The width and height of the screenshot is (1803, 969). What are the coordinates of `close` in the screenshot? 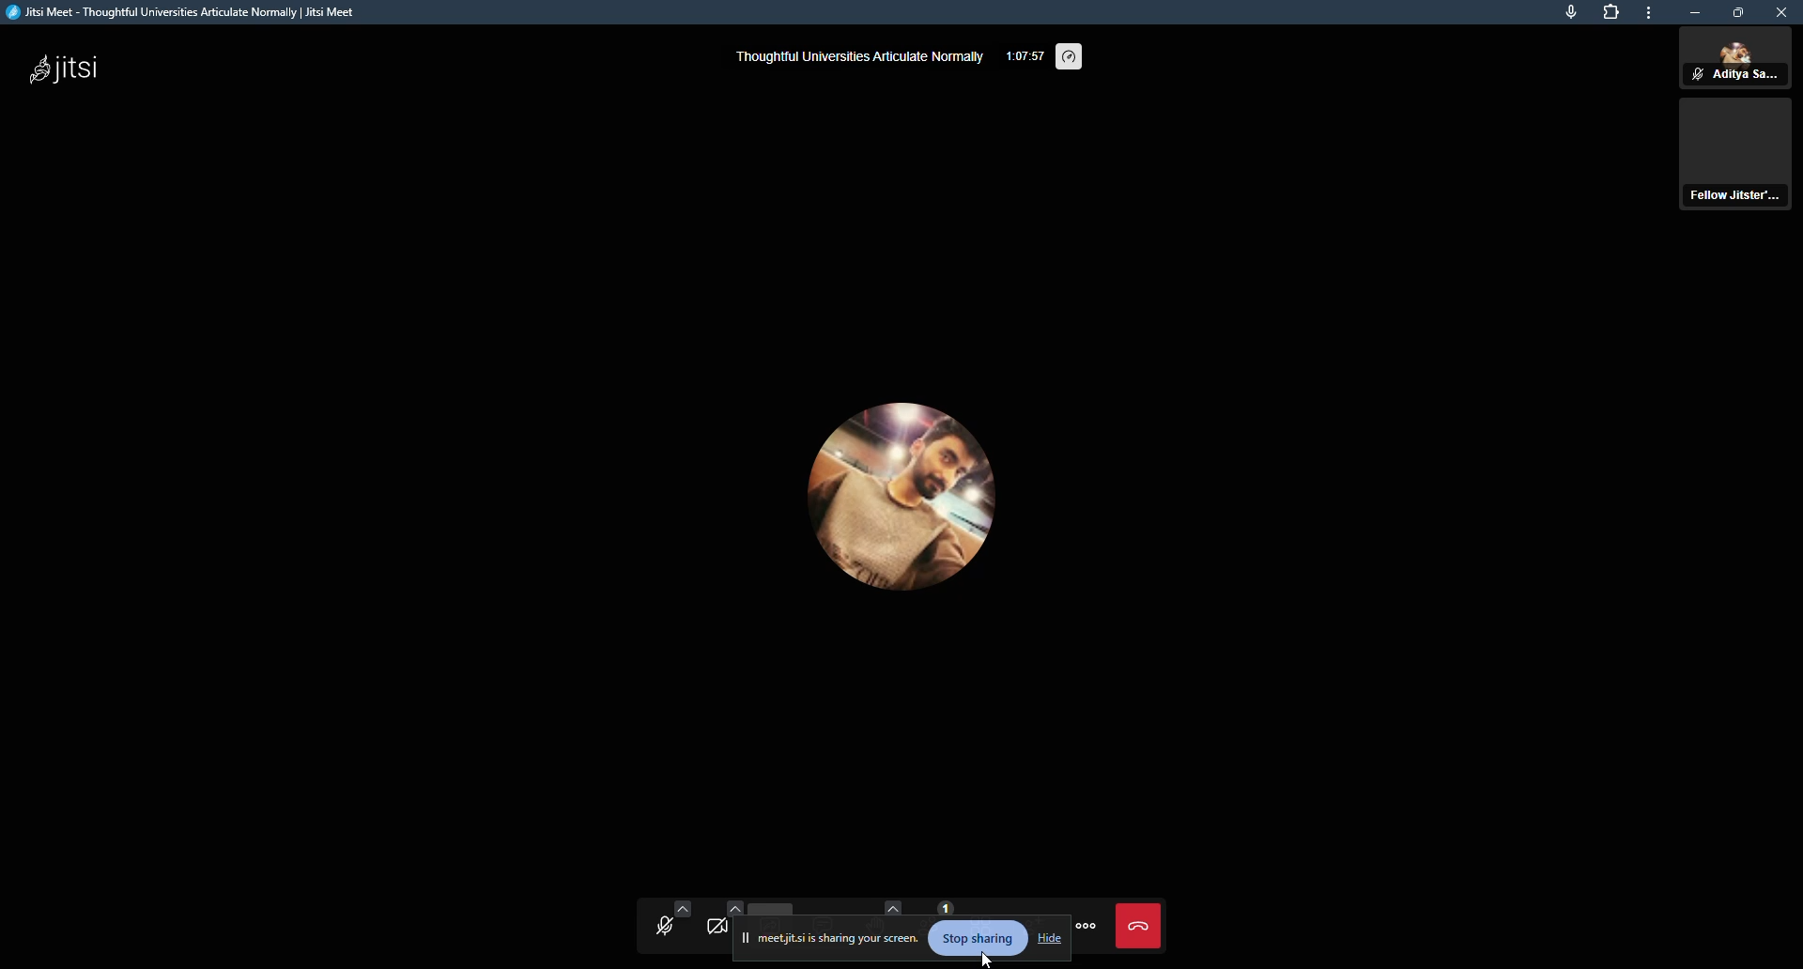 It's located at (1782, 13).